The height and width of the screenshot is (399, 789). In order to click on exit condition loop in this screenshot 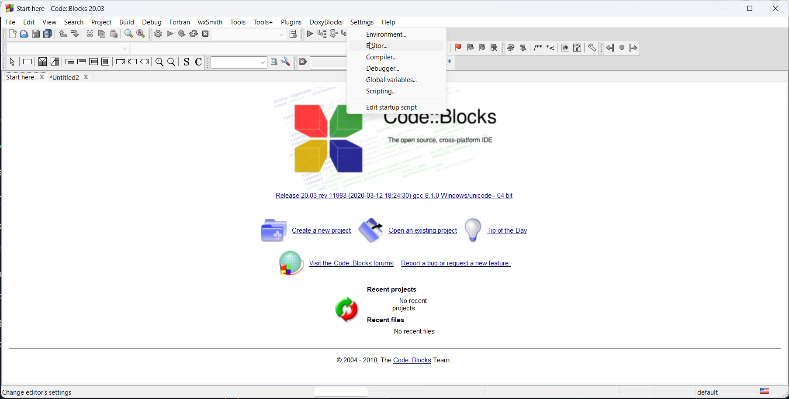, I will do `click(81, 63)`.